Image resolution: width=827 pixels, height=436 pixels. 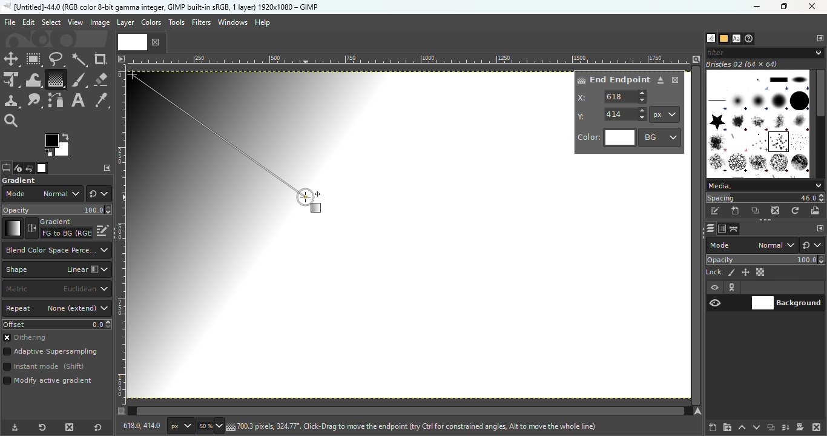 What do you see at coordinates (752, 245) in the screenshot?
I see `Mode` at bounding box center [752, 245].